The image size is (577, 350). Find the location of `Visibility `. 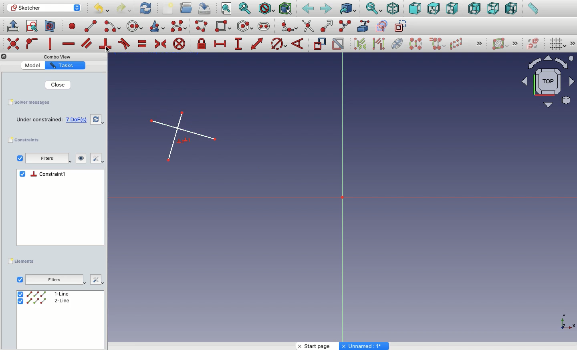

Visibility  is located at coordinates (77, 158).